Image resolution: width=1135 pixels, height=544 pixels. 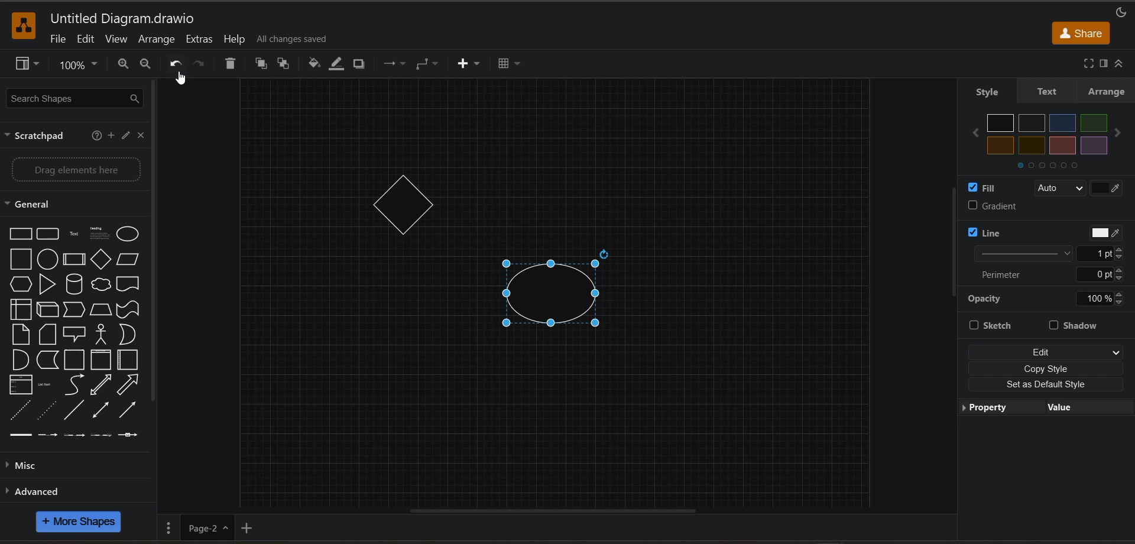 What do you see at coordinates (102, 259) in the screenshot?
I see `Diamond` at bounding box center [102, 259].